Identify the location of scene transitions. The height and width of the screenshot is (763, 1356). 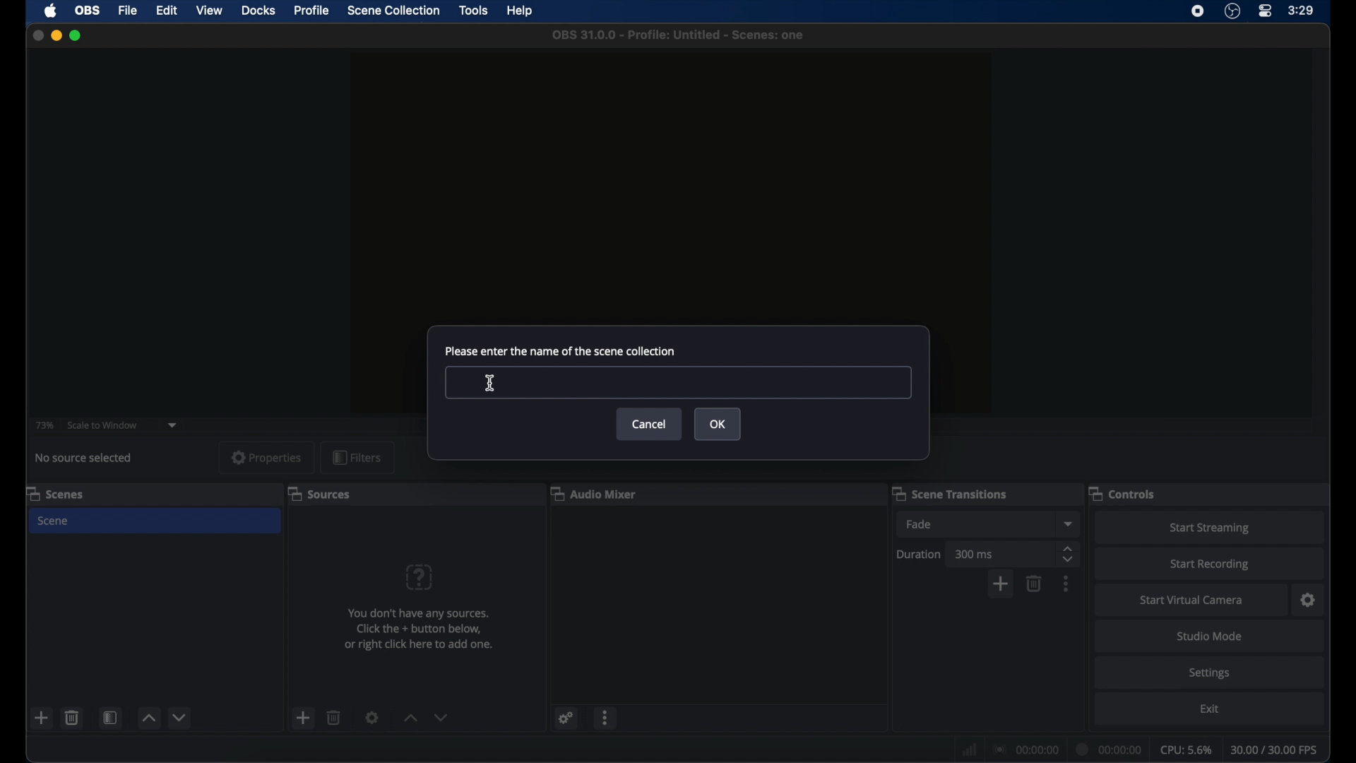
(949, 494).